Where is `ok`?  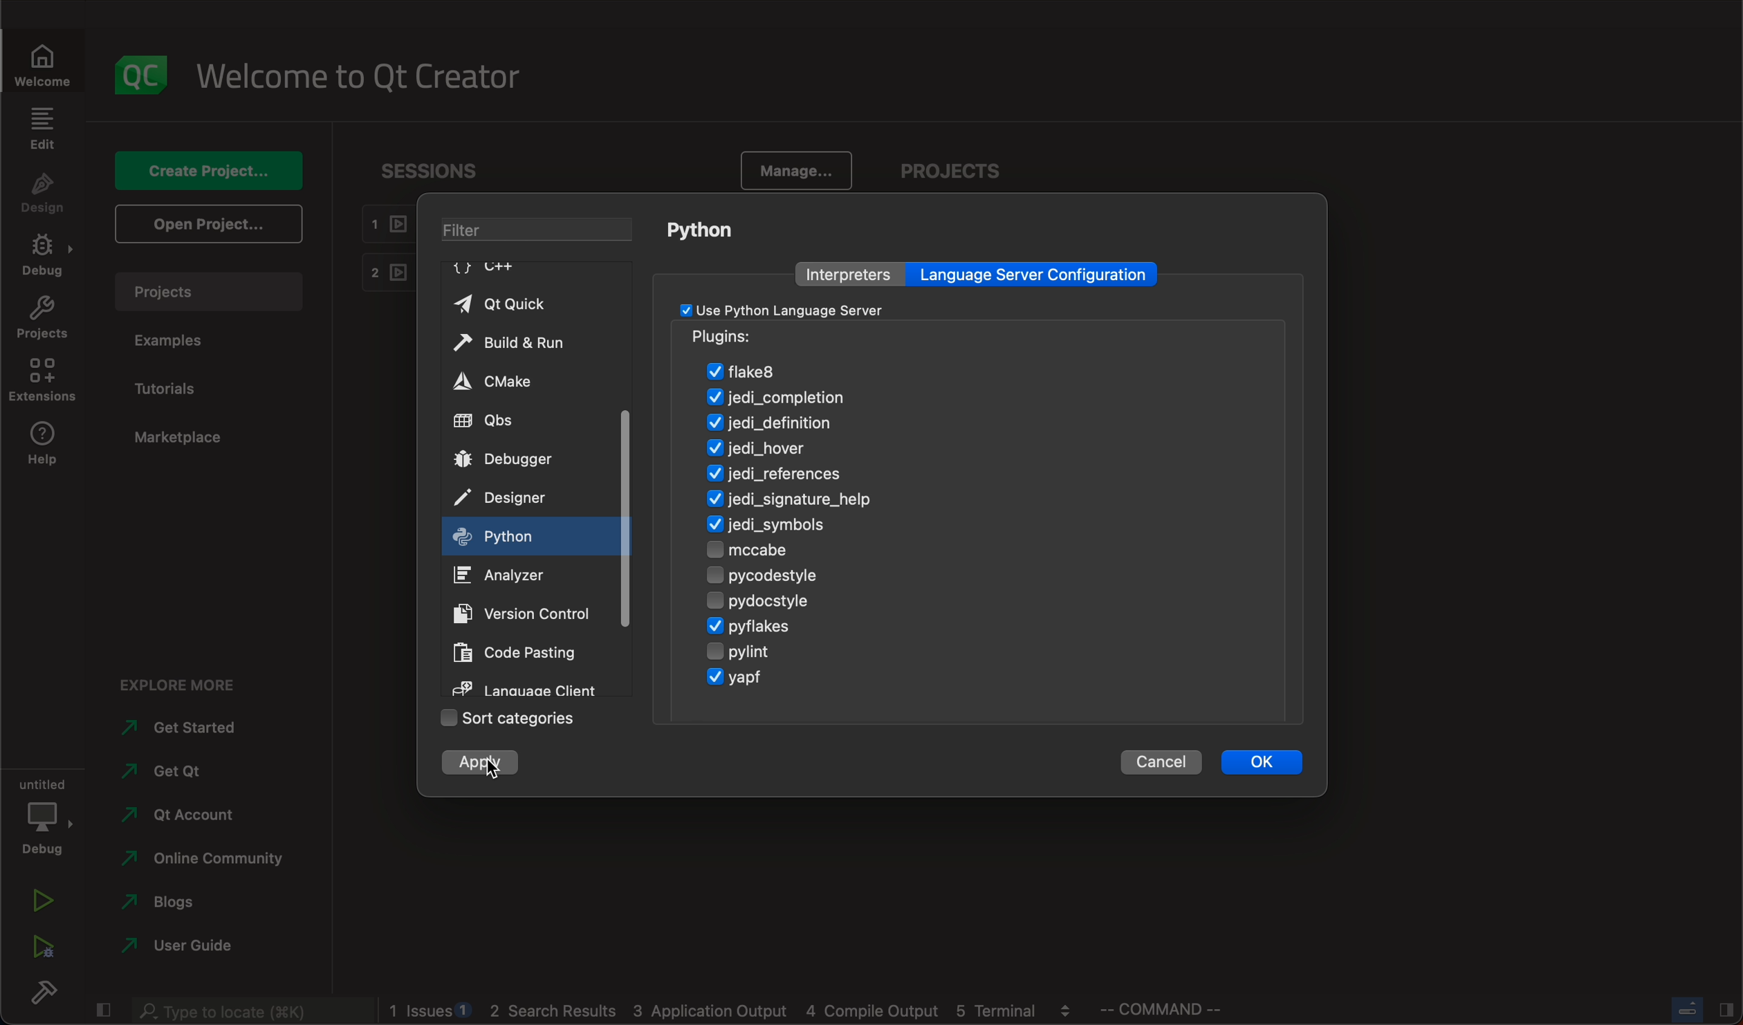 ok is located at coordinates (1264, 759).